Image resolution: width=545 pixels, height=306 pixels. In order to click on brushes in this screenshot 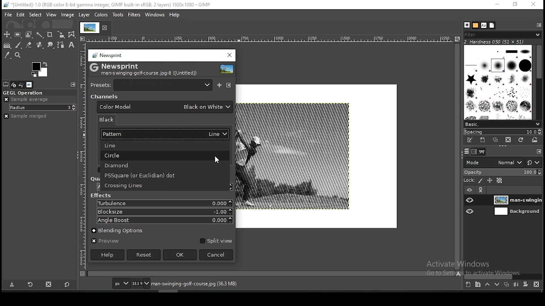, I will do `click(498, 82)`.